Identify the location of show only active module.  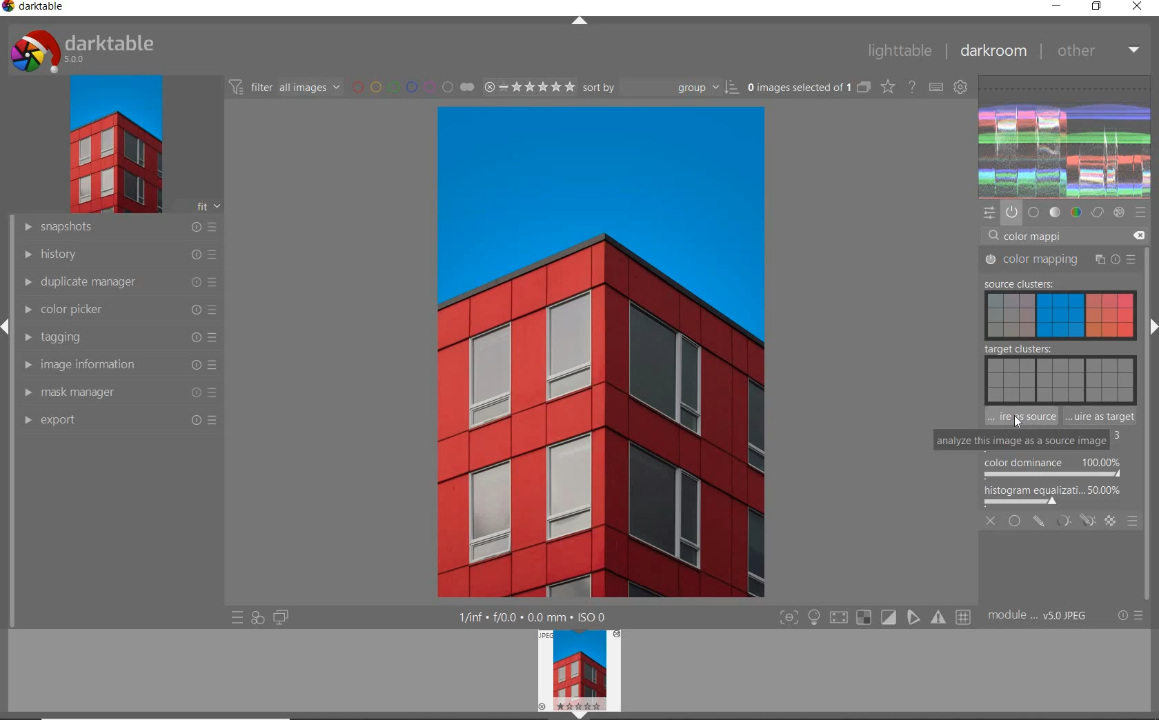
(1012, 213).